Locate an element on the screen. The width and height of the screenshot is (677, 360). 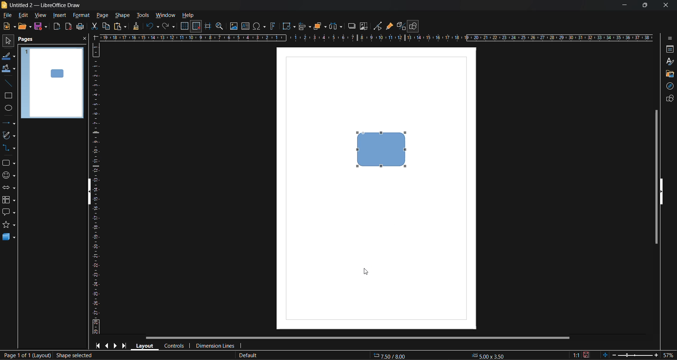
styles is located at coordinates (670, 62).